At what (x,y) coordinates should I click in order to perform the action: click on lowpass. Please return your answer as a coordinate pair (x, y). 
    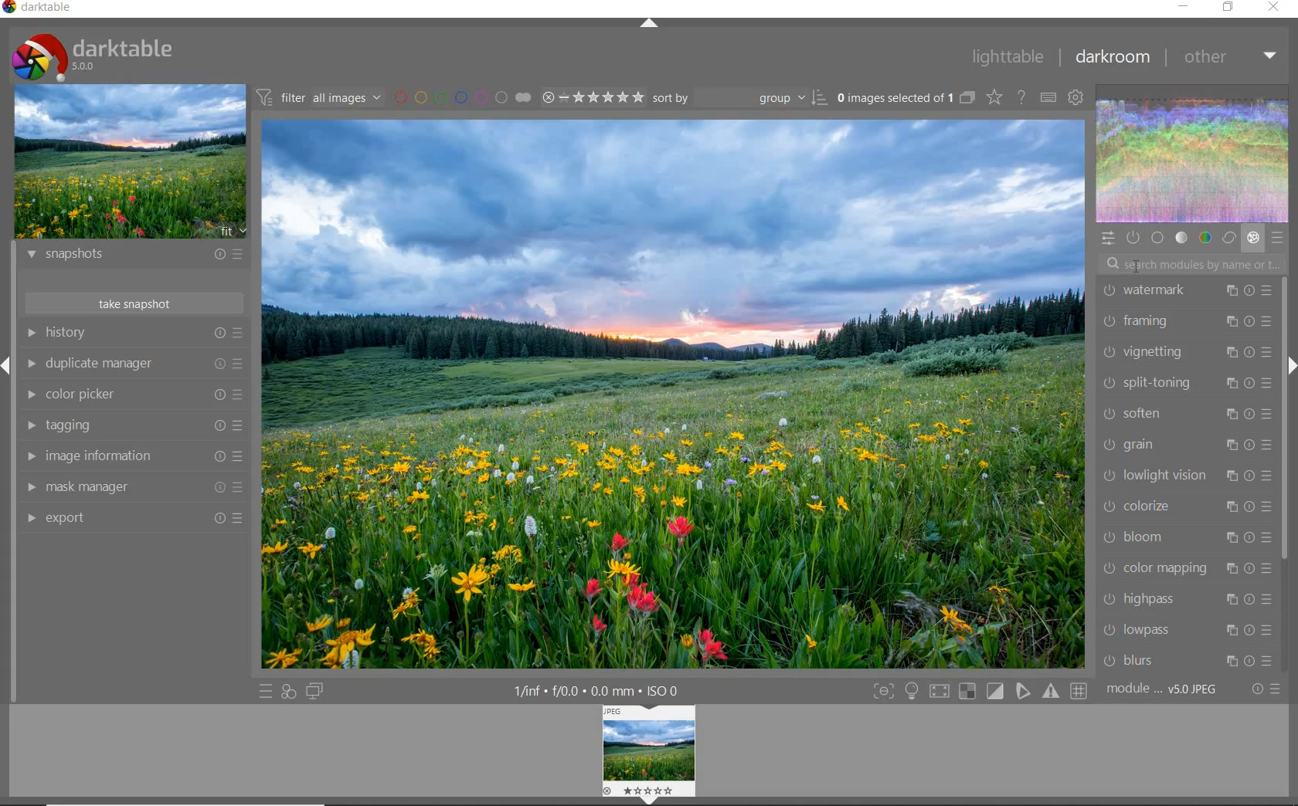
    Looking at the image, I should click on (1183, 629).